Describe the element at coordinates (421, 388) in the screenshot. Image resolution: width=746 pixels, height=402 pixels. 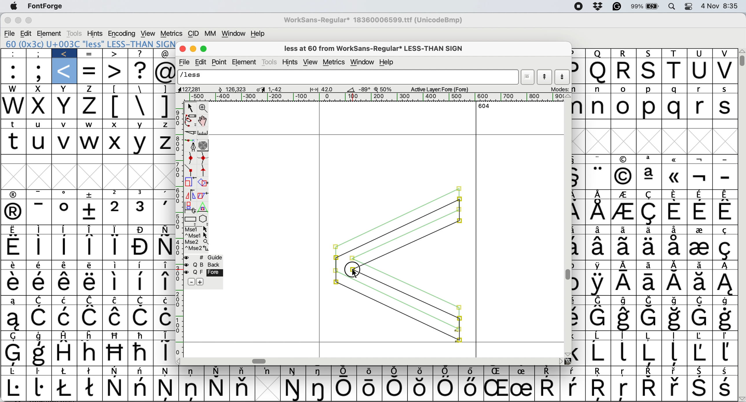
I see `Symbol` at that location.